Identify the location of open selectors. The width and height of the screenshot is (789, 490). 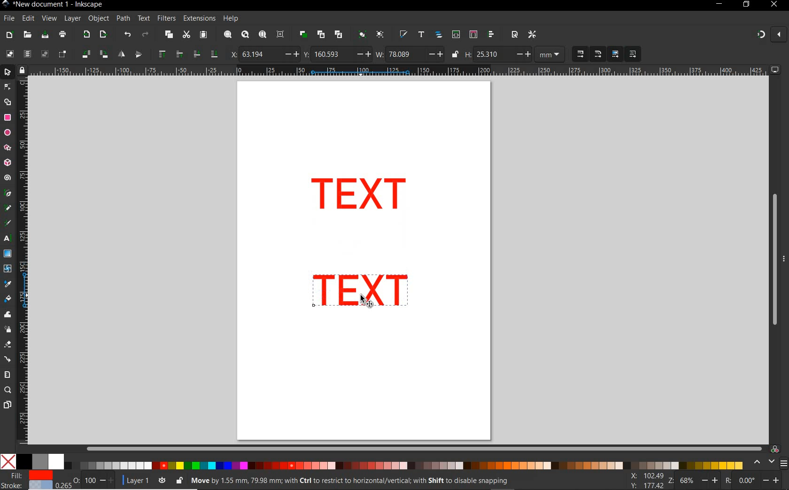
(473, 35).